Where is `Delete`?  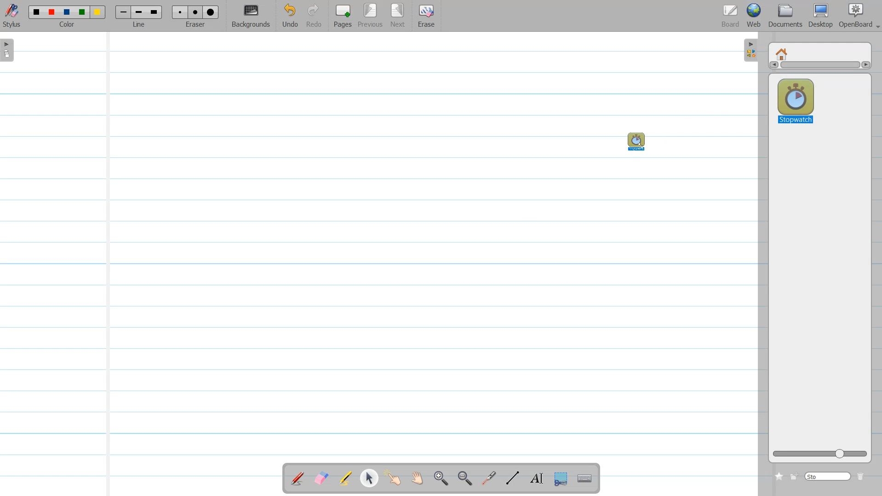 Delete is located at coordinates (861, 476).